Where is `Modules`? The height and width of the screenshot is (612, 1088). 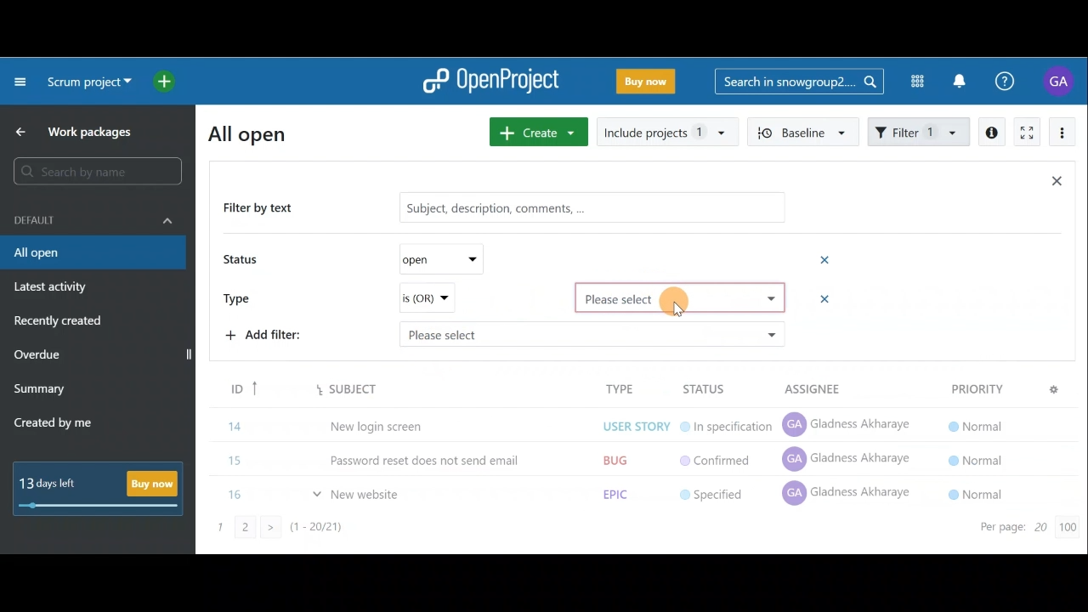 Modules is located at coordinates (912, 82).